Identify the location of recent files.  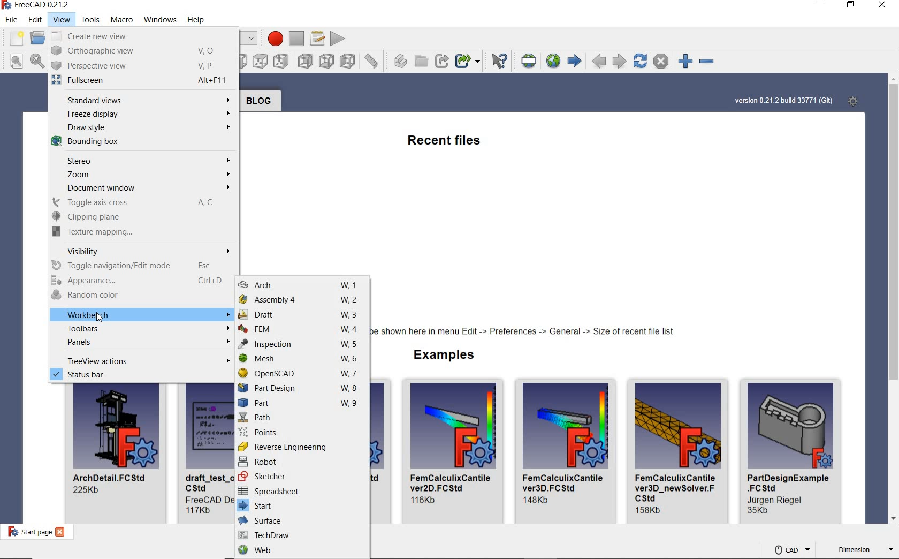
(447, 143).